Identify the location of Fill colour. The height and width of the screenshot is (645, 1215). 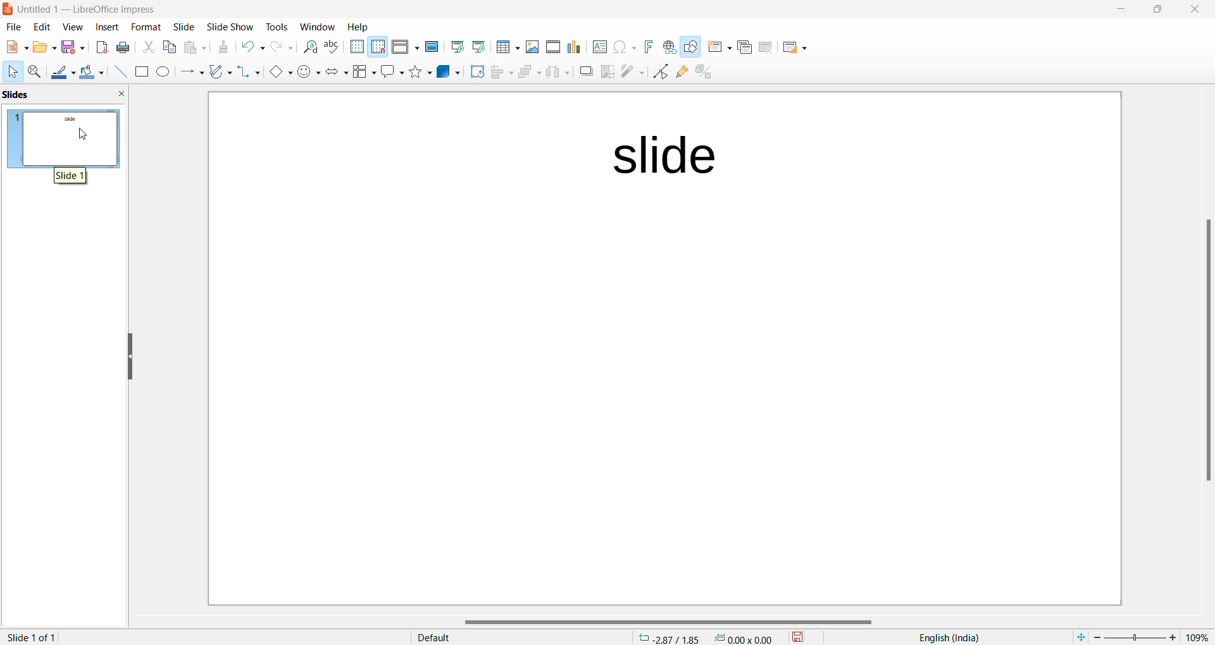
(90, 71).